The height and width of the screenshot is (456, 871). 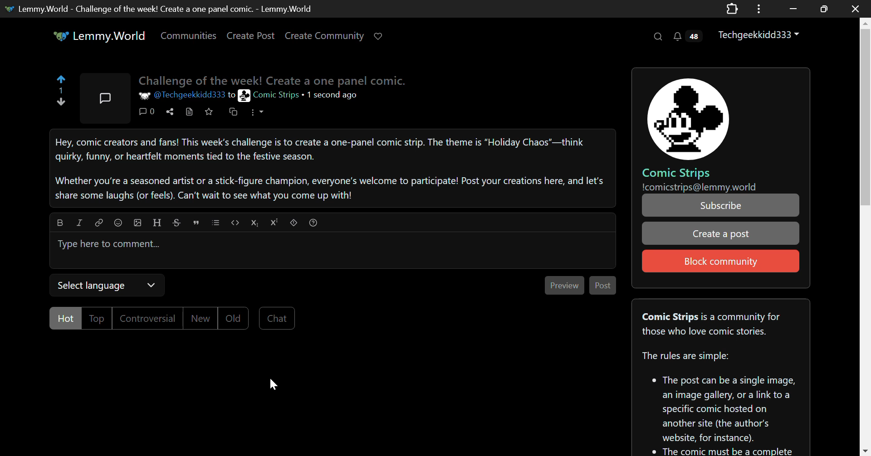 I want to click on Old, so click(x=235, y=318).